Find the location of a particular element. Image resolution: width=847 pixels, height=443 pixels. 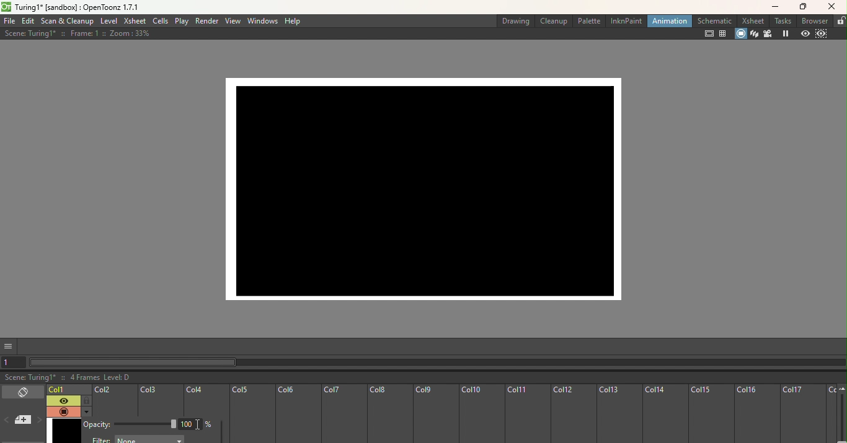

Help is located at coordinates (293, 21).